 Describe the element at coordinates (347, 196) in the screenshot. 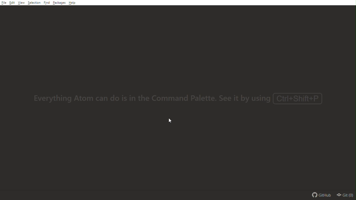

I see `git` at that location.